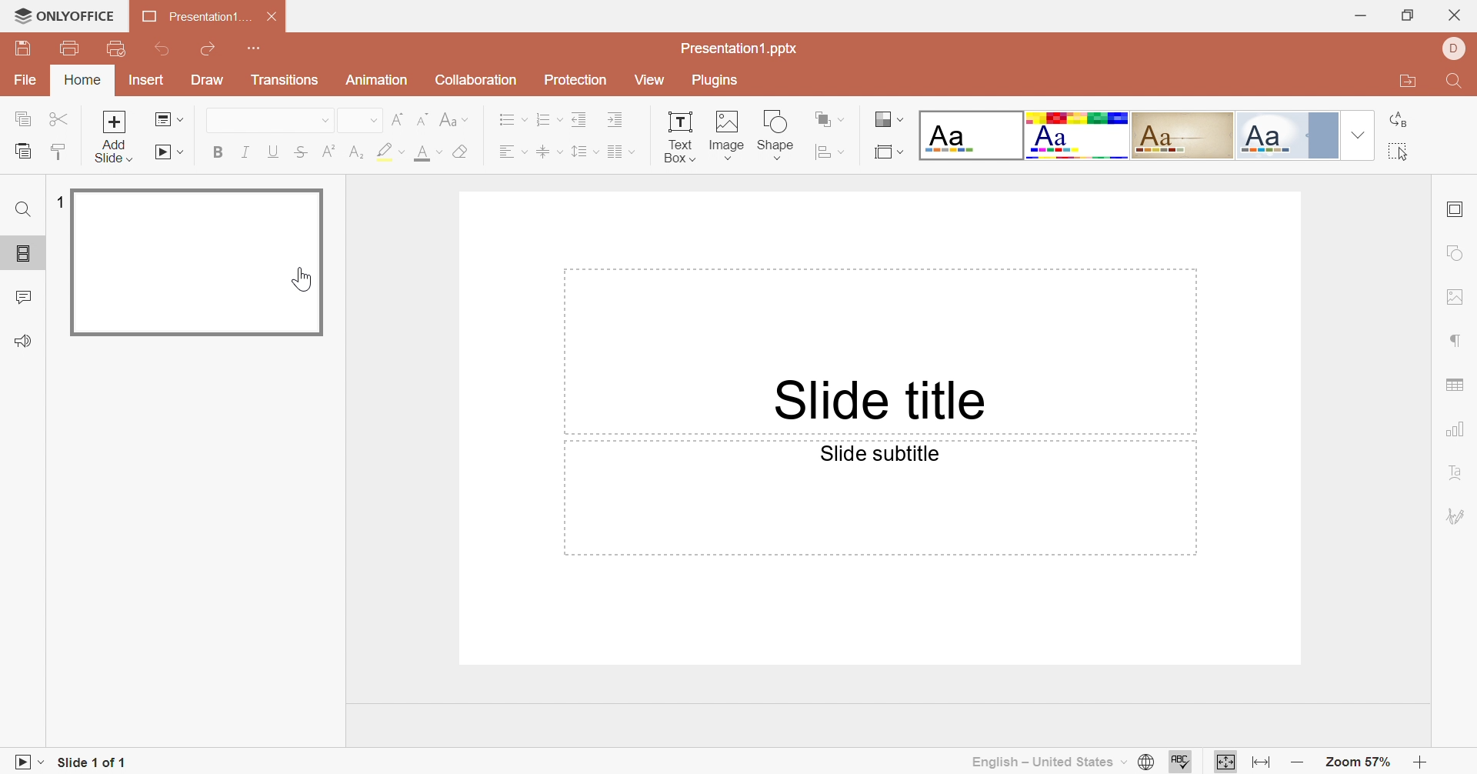  Describe the element at coordinates (596, 151) in the screenshot. I see `Drop Down` at that location.